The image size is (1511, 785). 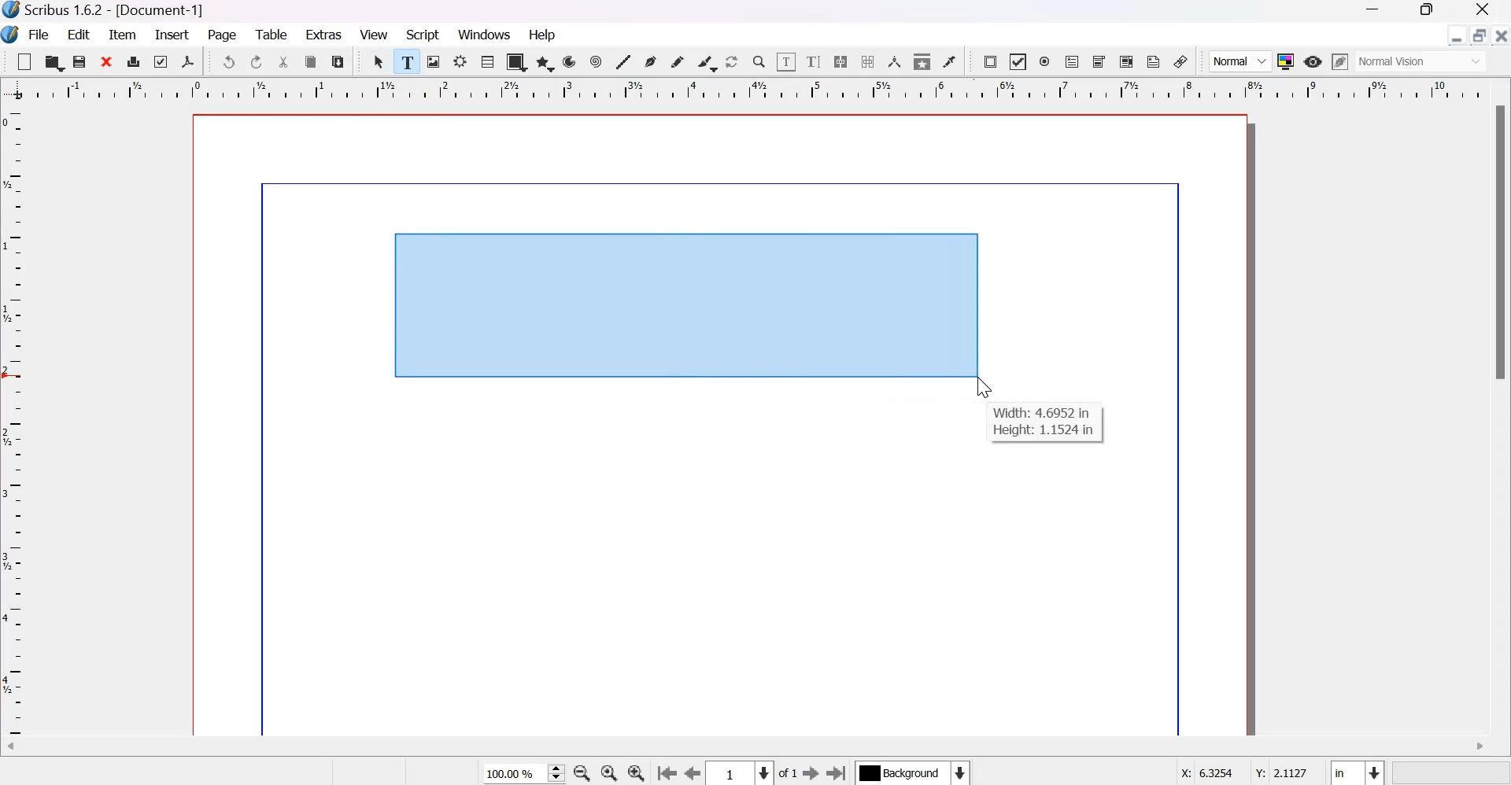 I want to click on image render, so click(x=434, y=61).